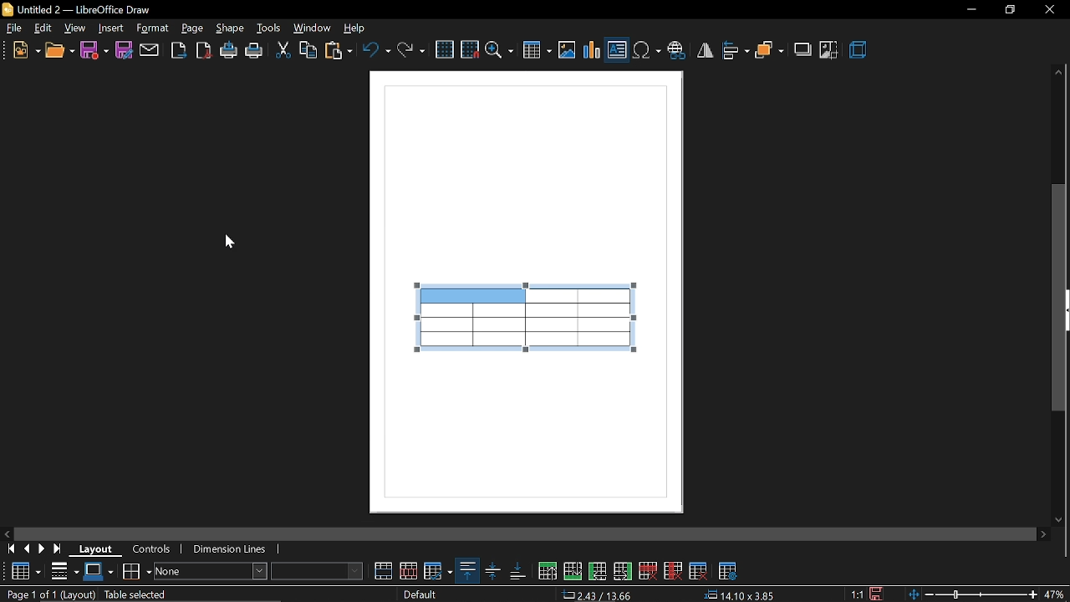  I want to click on paste, so click(339, 50).